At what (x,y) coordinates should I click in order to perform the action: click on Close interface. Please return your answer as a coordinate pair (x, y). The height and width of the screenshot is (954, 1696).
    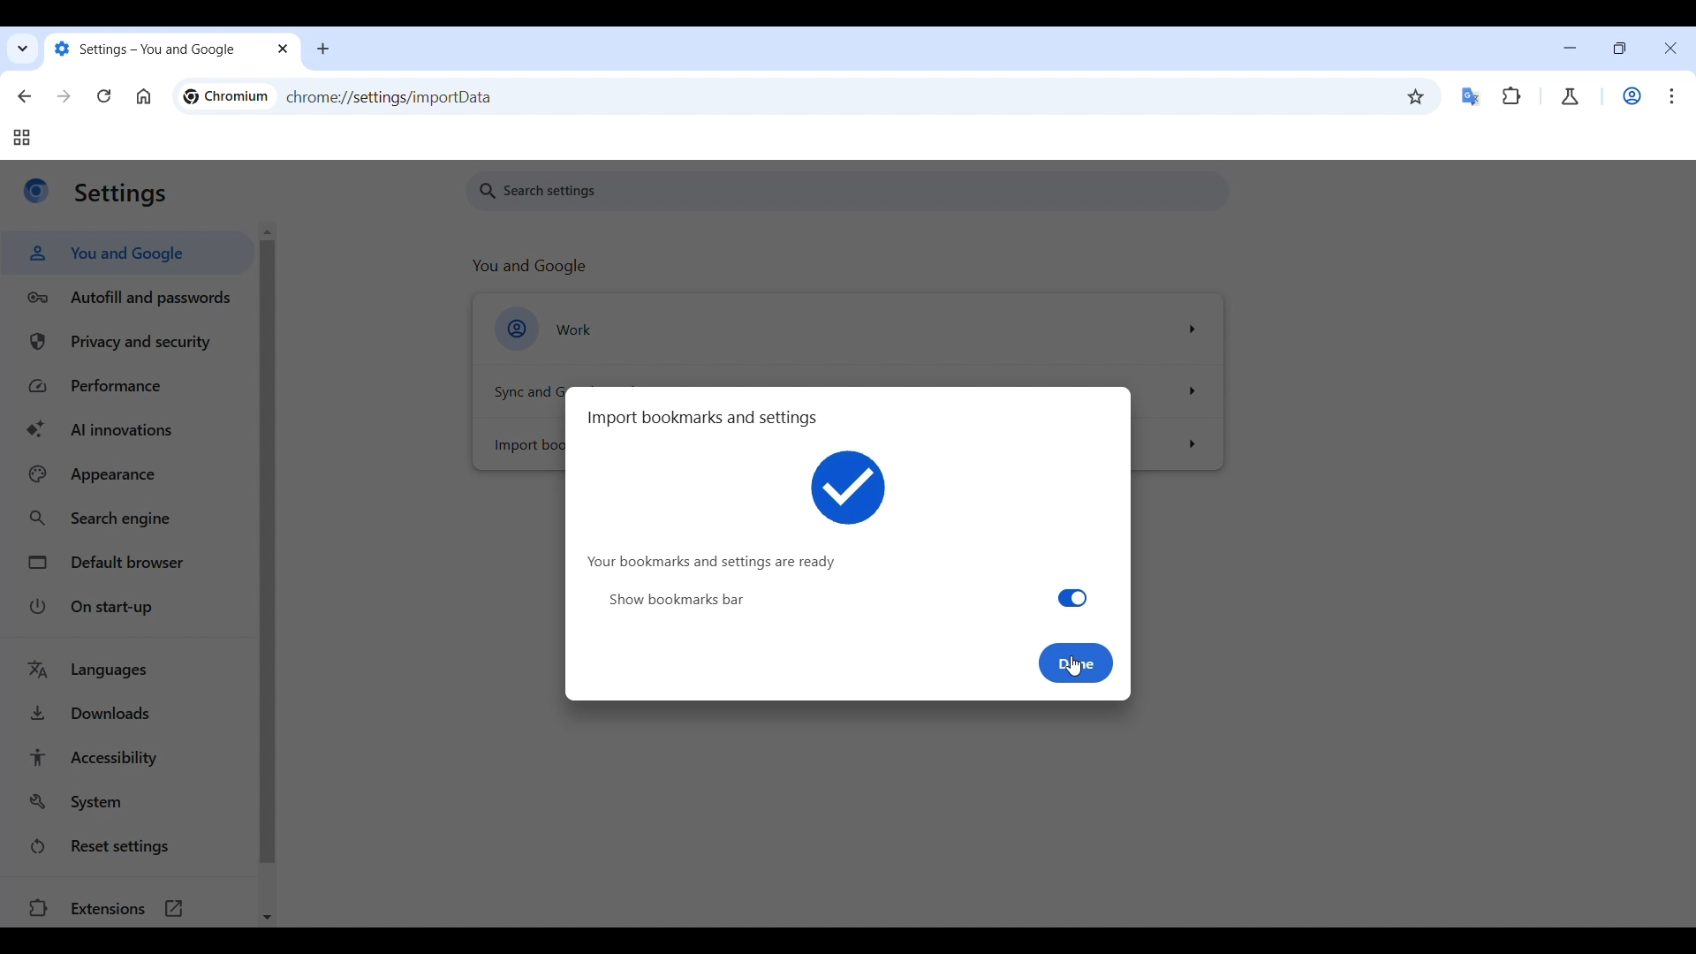
    Looking at the image, I should click on (1671, 48).